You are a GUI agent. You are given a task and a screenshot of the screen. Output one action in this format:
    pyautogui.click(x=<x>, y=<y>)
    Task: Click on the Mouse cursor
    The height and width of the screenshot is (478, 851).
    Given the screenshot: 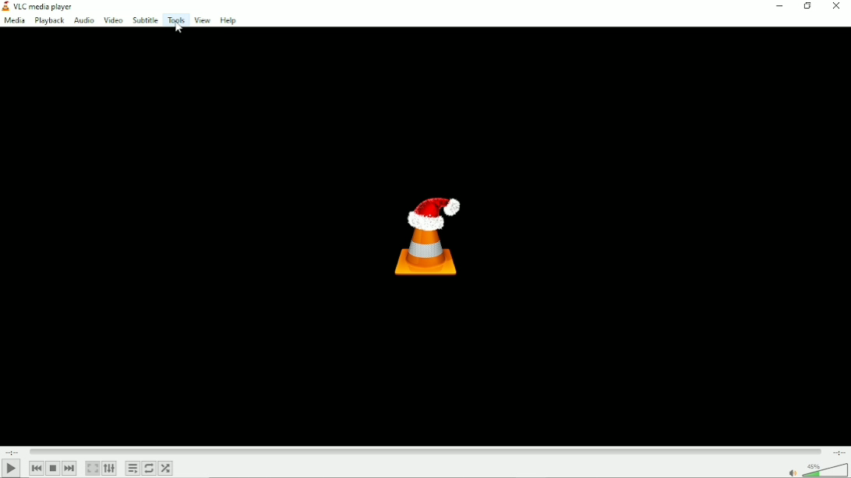 What is the action you would take?
    pyautogui.click(x=176, y=30)
    